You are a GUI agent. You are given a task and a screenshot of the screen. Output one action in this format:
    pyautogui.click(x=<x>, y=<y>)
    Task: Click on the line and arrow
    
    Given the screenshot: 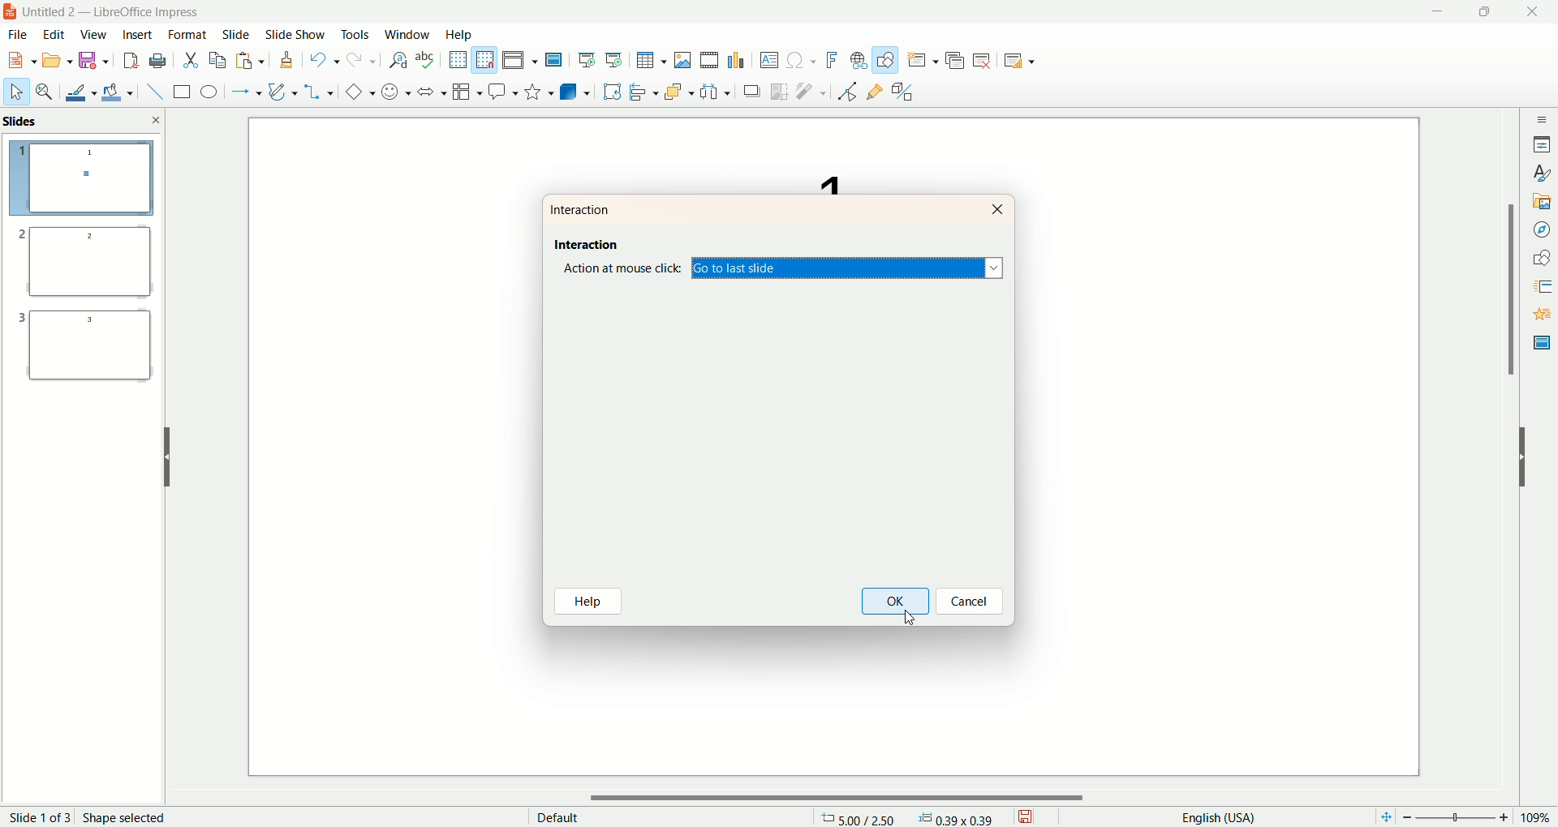 What is the action you would take?
    pyautogui.click(x=244, y=92)
    